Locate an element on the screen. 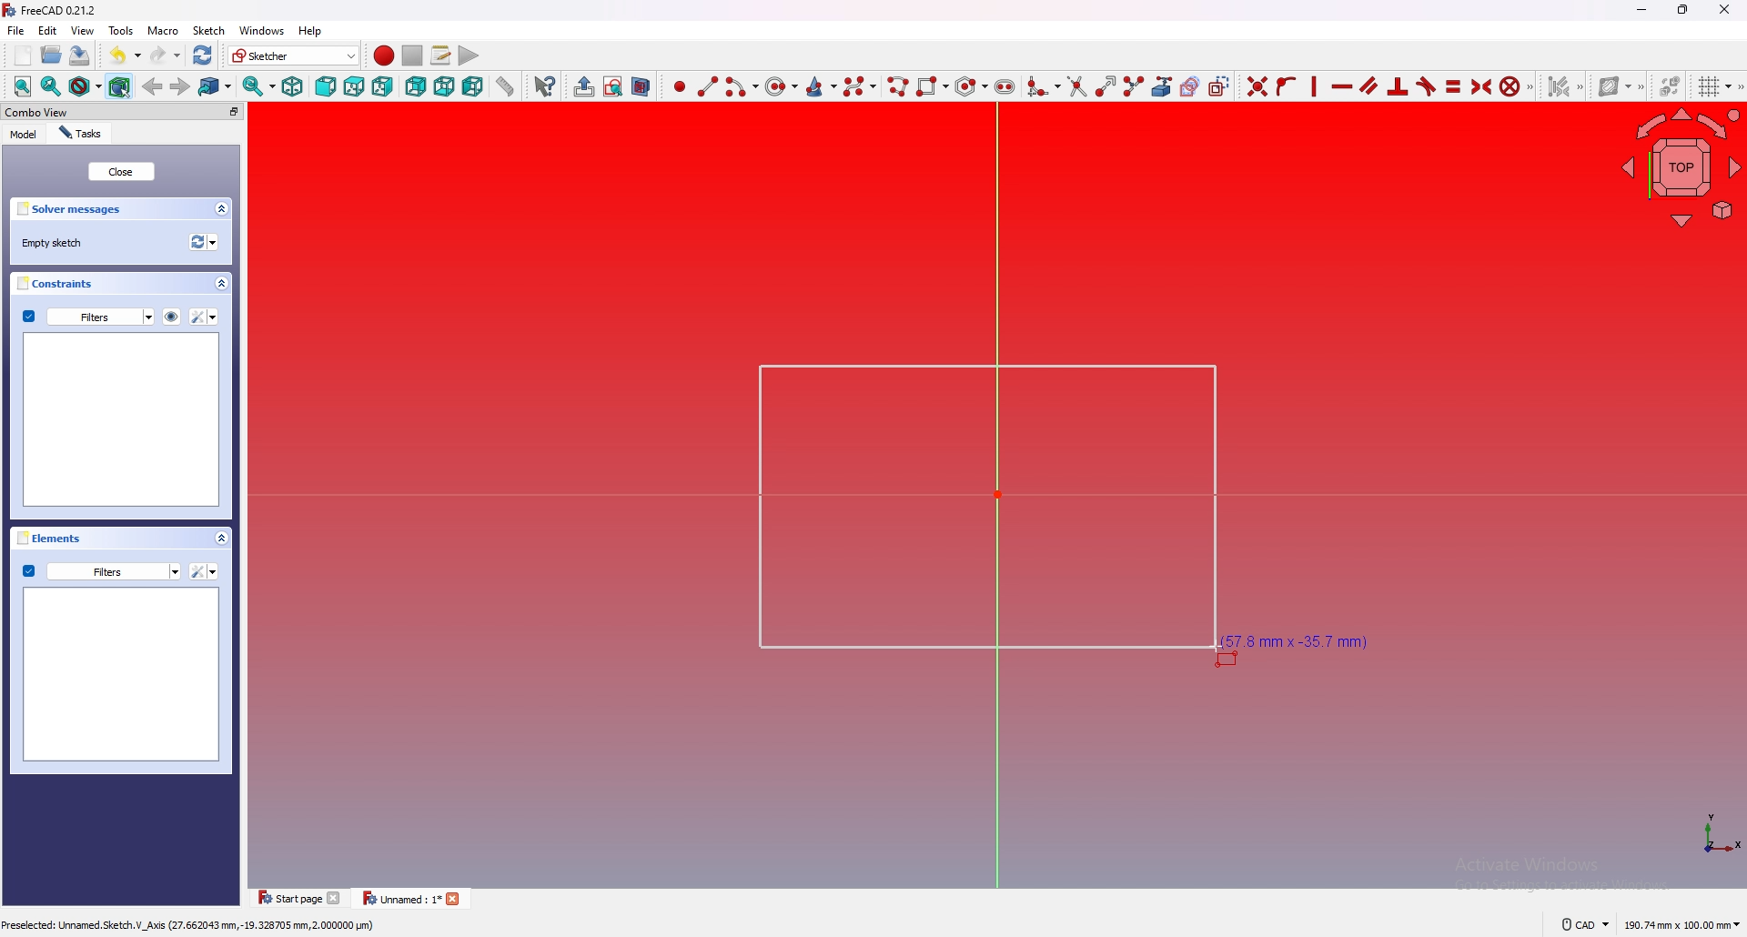 This screenshot has height=937, width=1747. collapse is located at coordinates (220, 283).